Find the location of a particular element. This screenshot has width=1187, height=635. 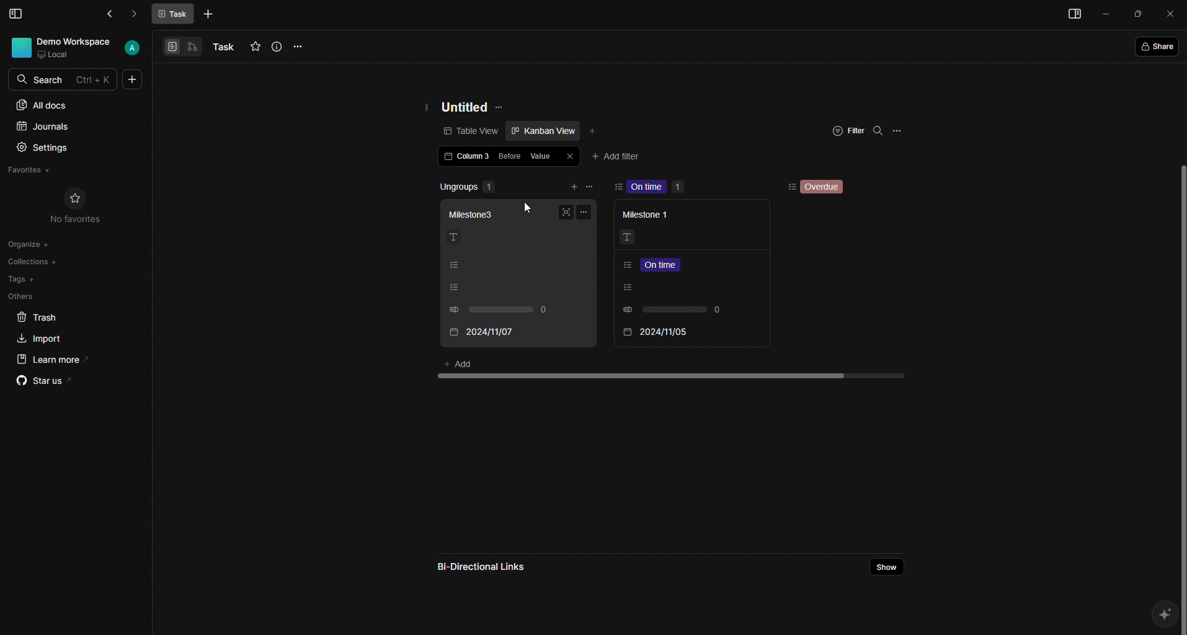

Box is located at coordinates (1139, 14).